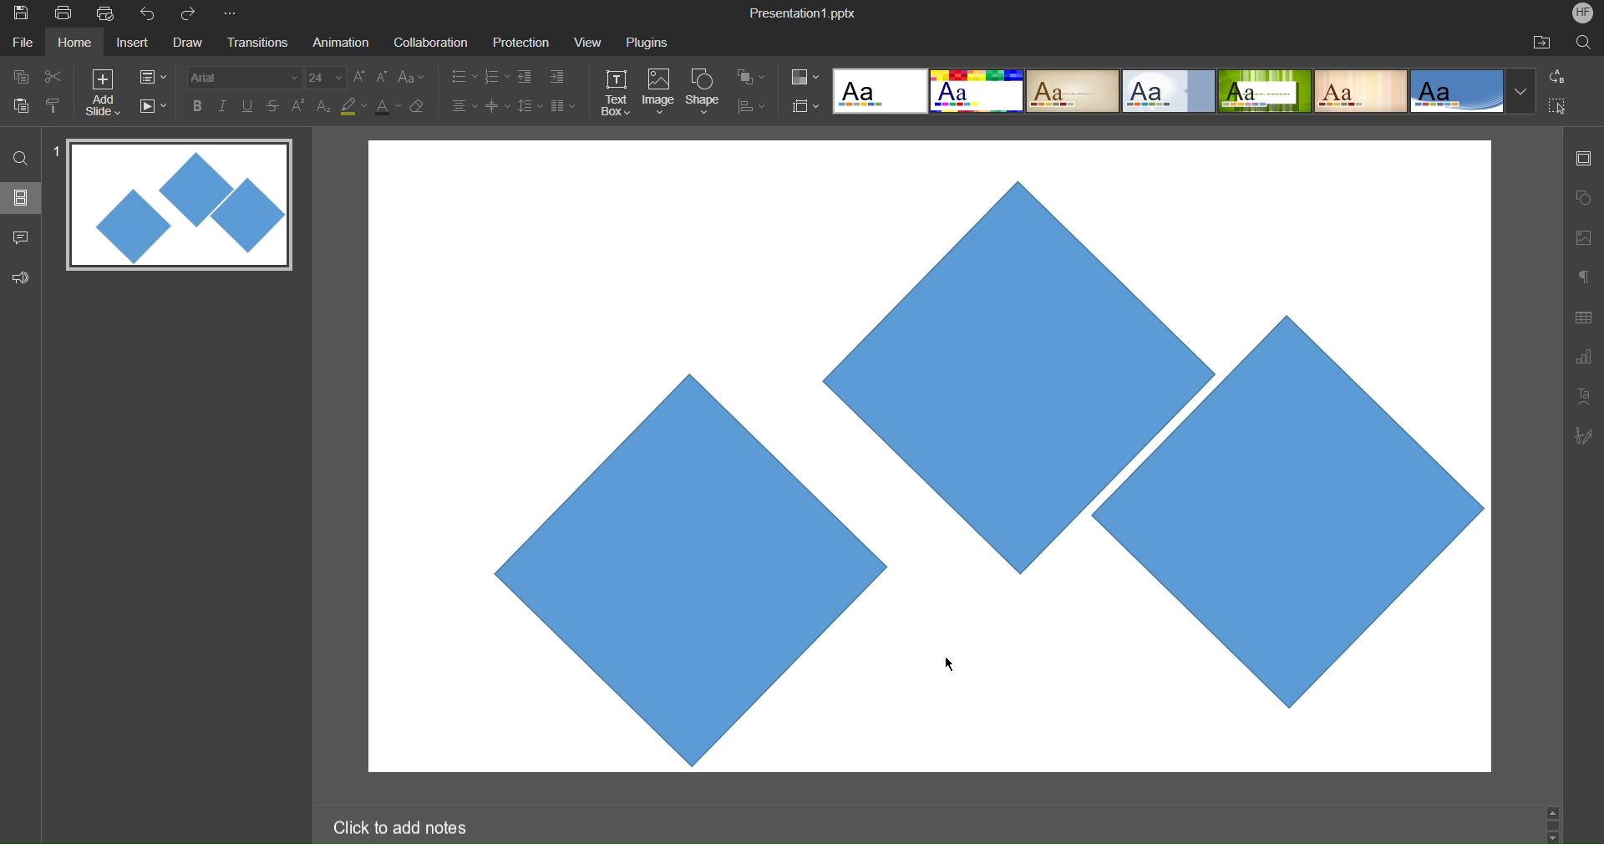  I want to click on Format painter, so click(56, 105).